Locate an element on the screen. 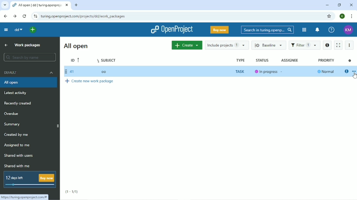 This screenshot has height=200, width=357. Open quick add menu is located at coordinates (33, 30).